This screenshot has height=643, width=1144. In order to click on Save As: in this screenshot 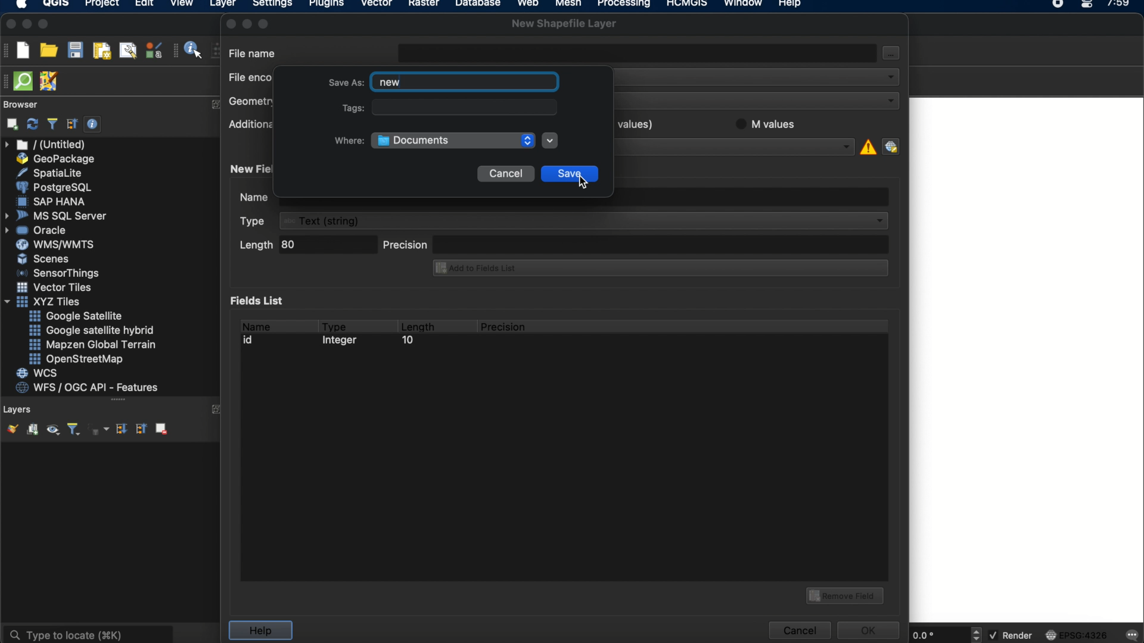, I will do `click(344, 82)`.